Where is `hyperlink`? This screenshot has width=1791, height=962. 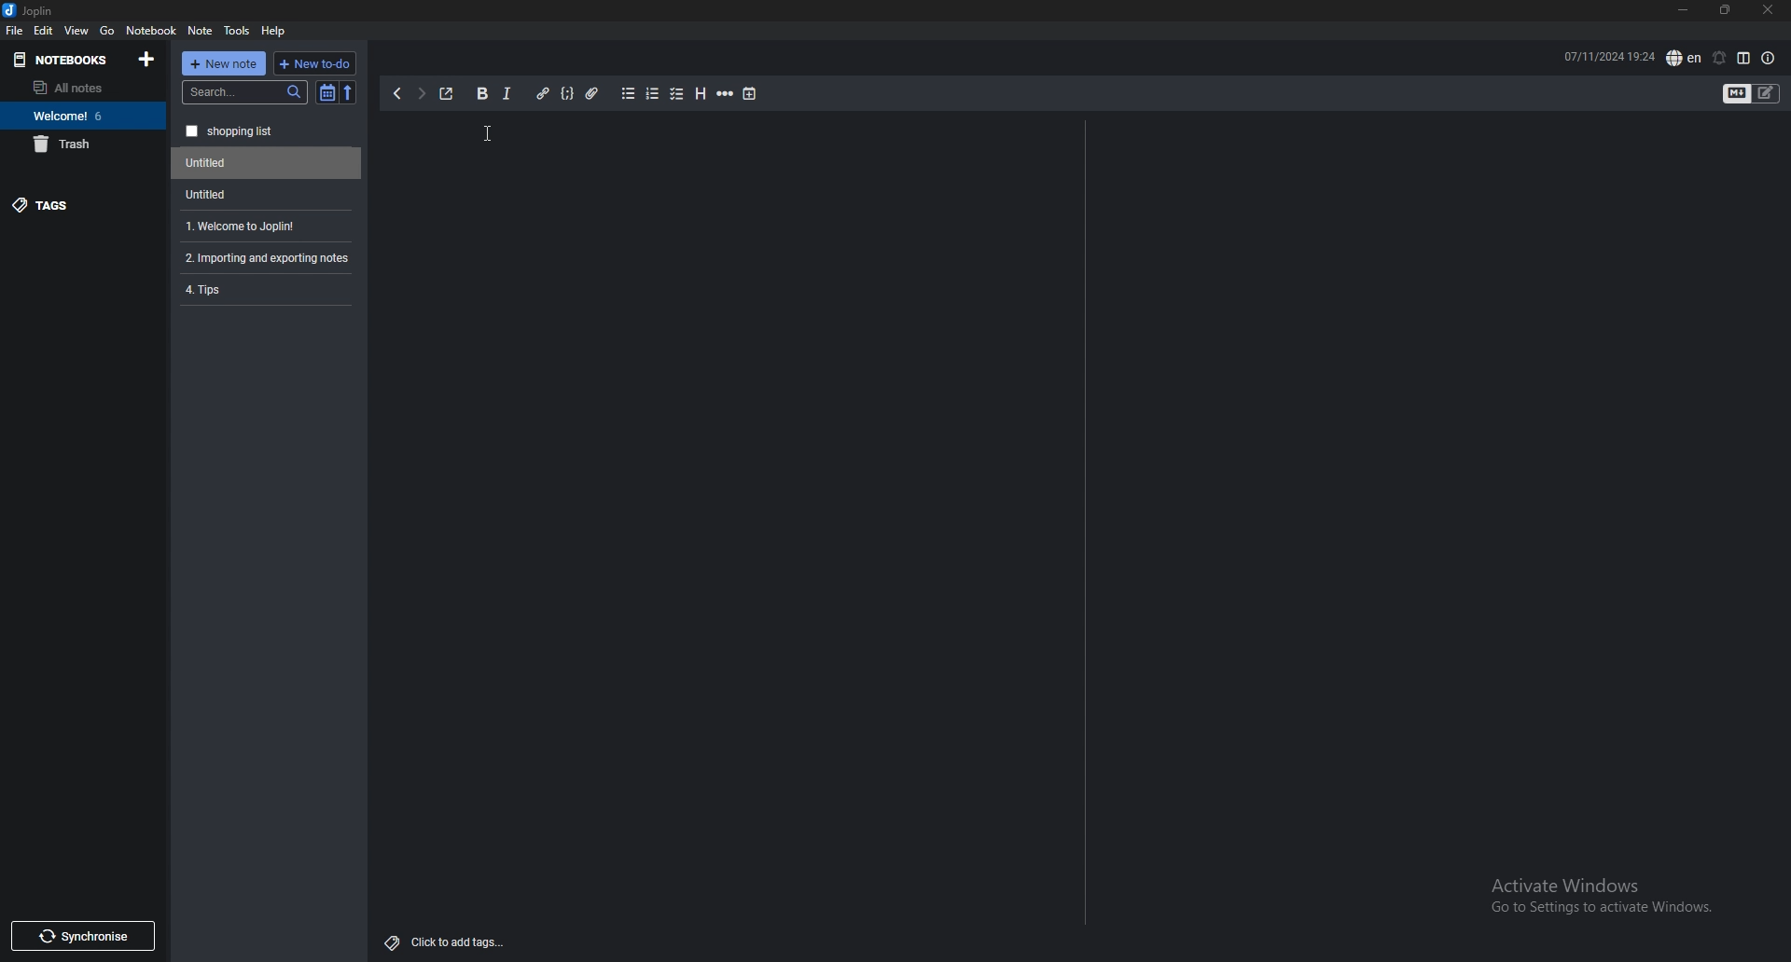
hyperlink is located at coordinates (542, 94).